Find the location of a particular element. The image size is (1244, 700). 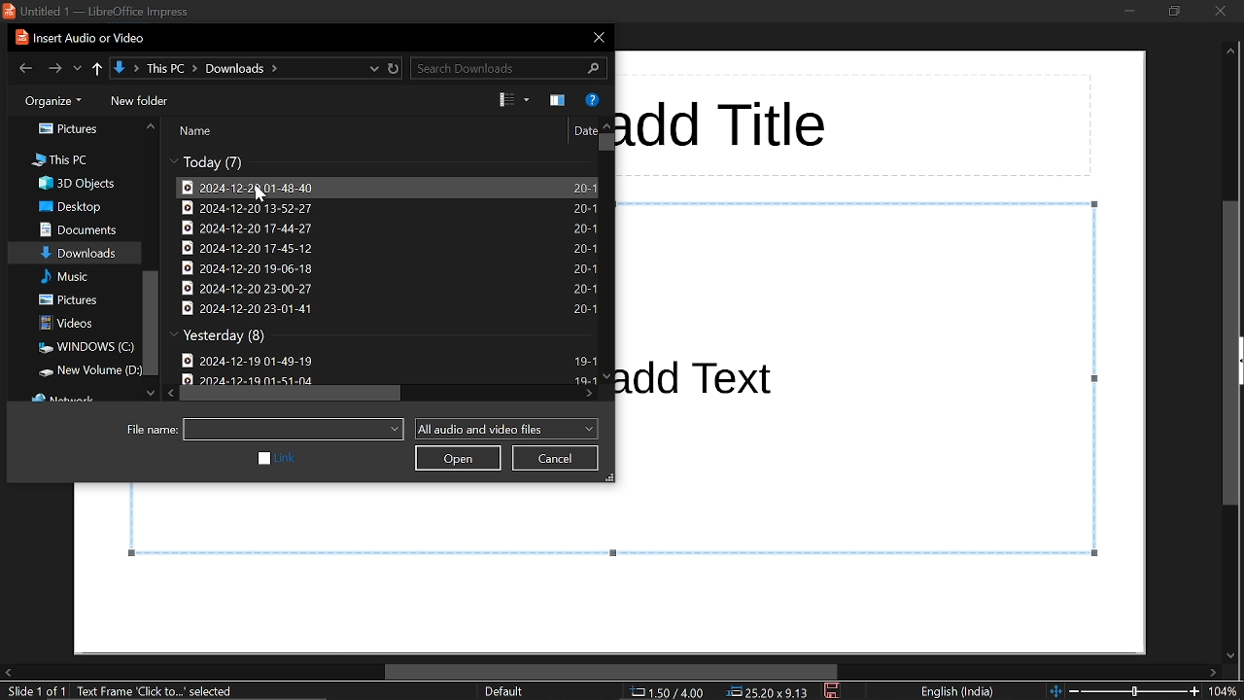

file titled "2024-12-20 17-44-27" is located at coordinates (385, 228).